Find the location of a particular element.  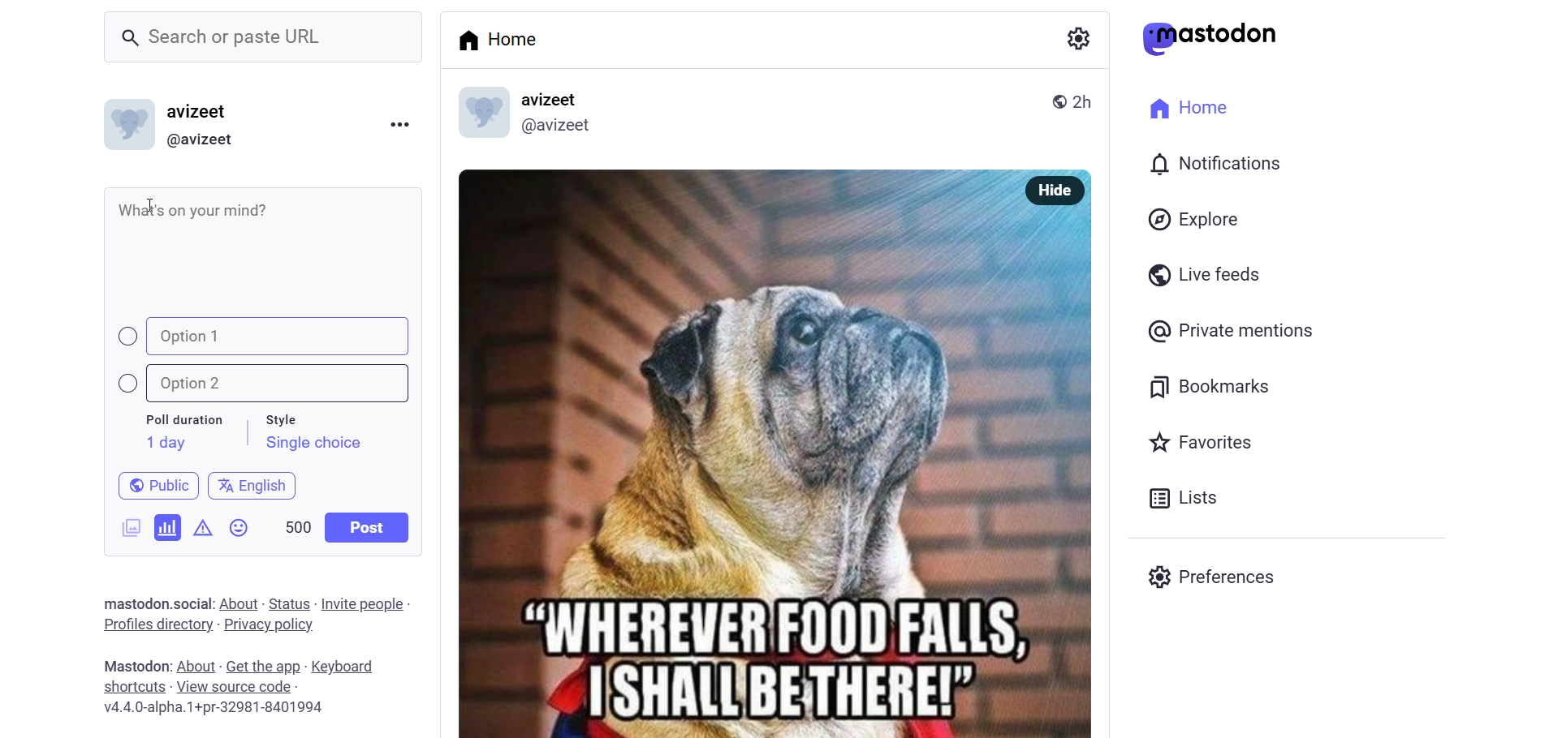

avizeet is located at coordinates (554, 101).